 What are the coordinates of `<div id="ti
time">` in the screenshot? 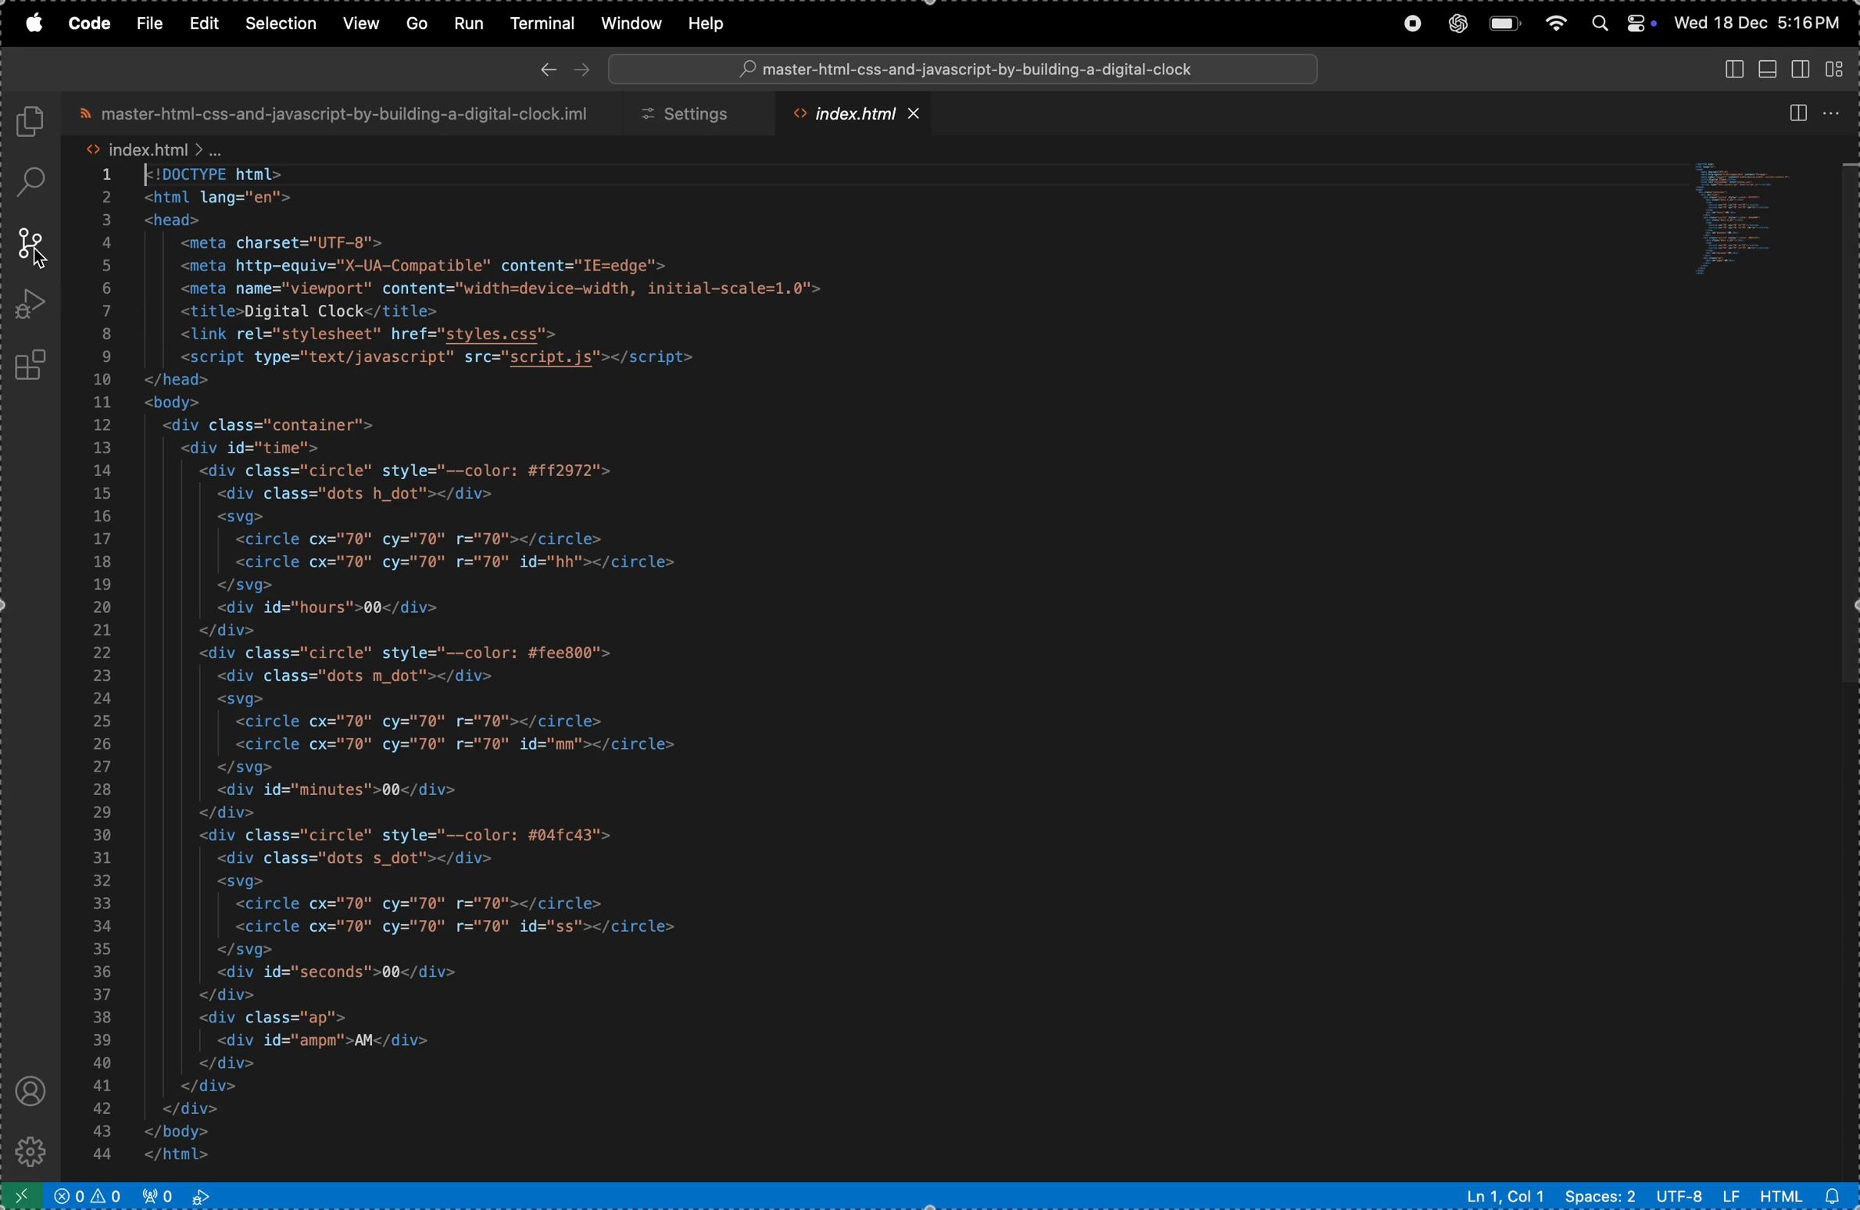 It's located at (252, 449).